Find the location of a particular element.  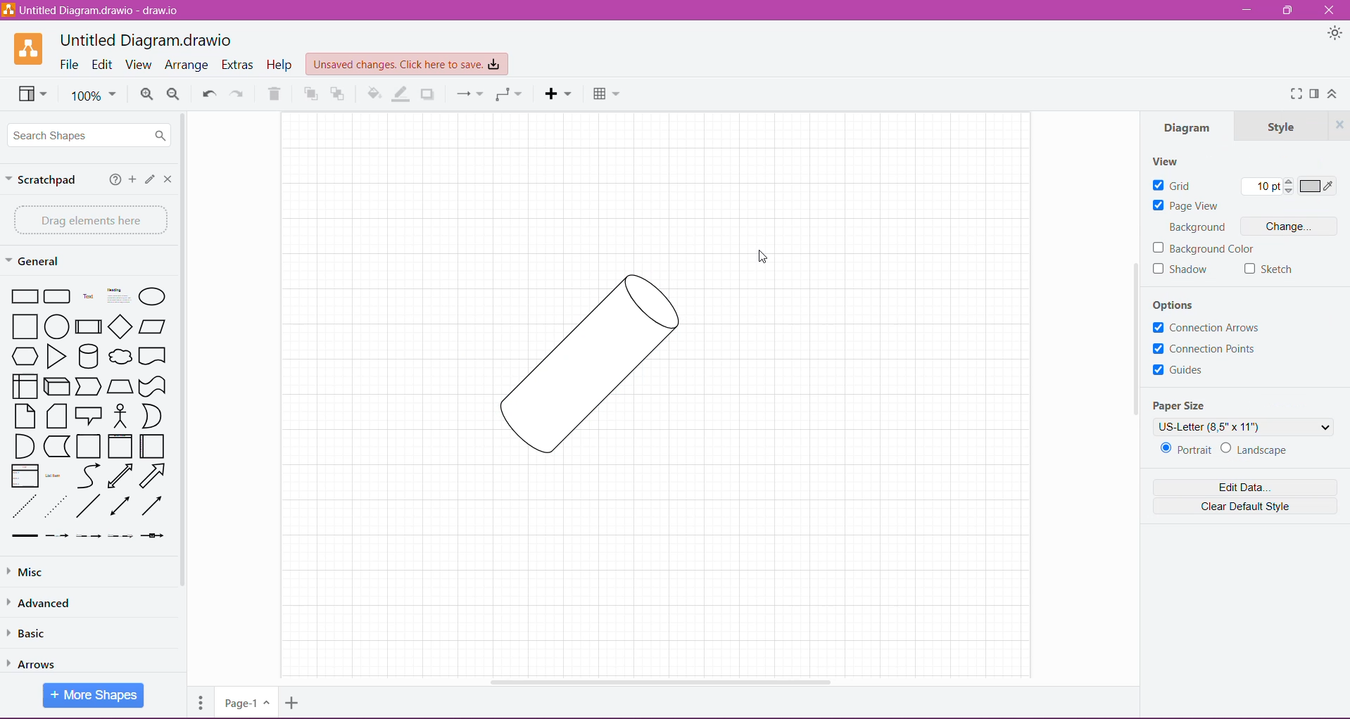

Shadow is located at coordinates (431, 94).